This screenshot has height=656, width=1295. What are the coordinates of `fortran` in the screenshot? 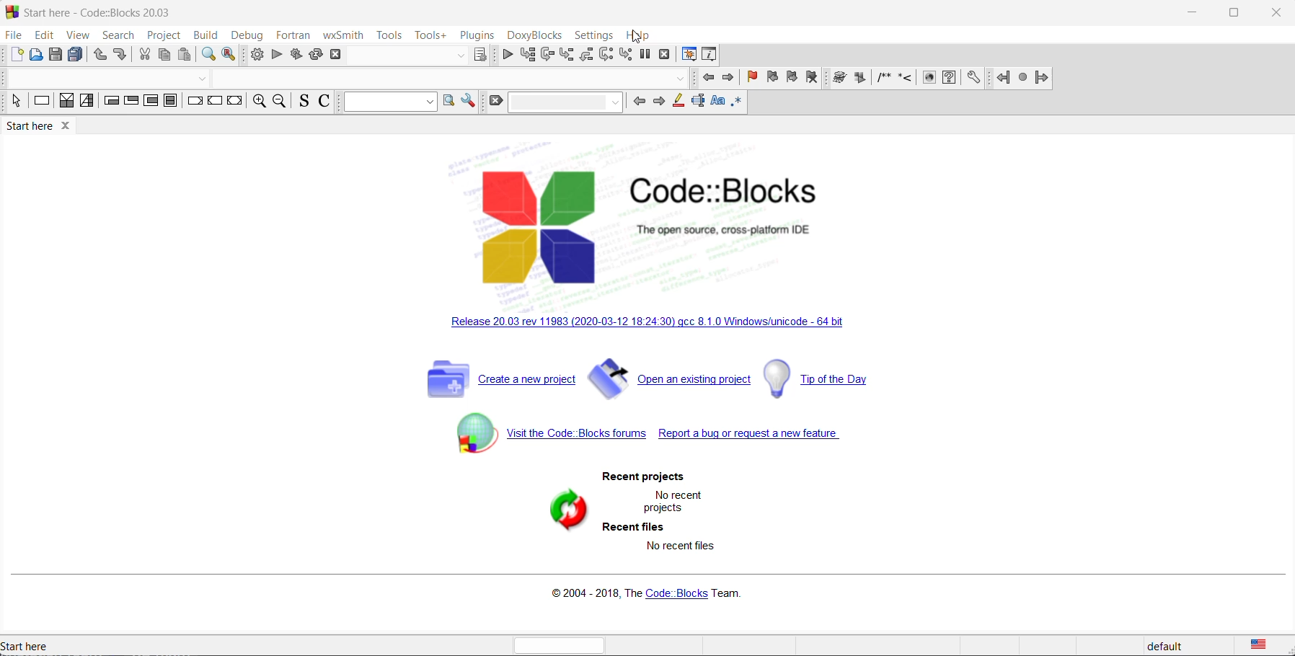 It's located at (293, 35).